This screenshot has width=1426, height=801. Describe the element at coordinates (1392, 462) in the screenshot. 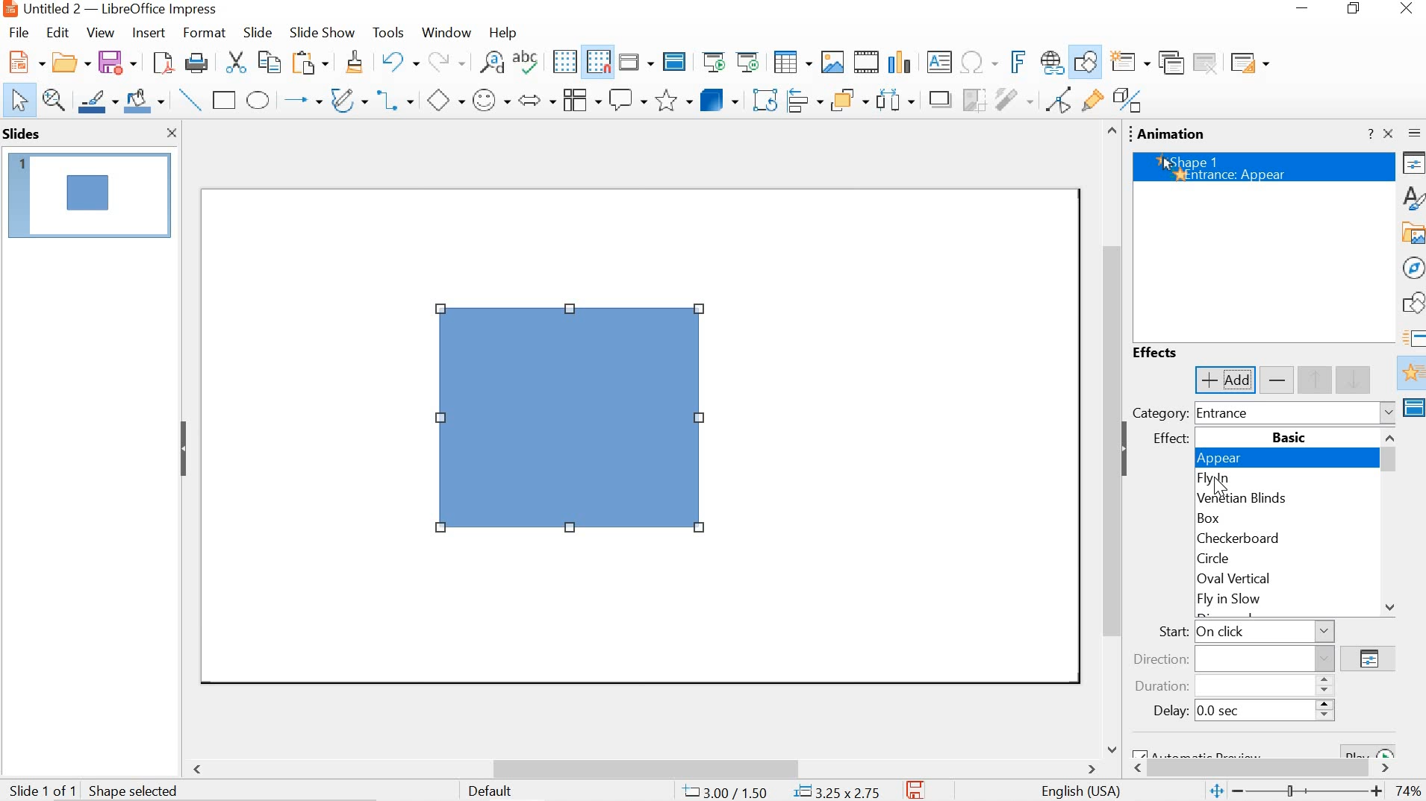

I see `Scrollbar` at that location.